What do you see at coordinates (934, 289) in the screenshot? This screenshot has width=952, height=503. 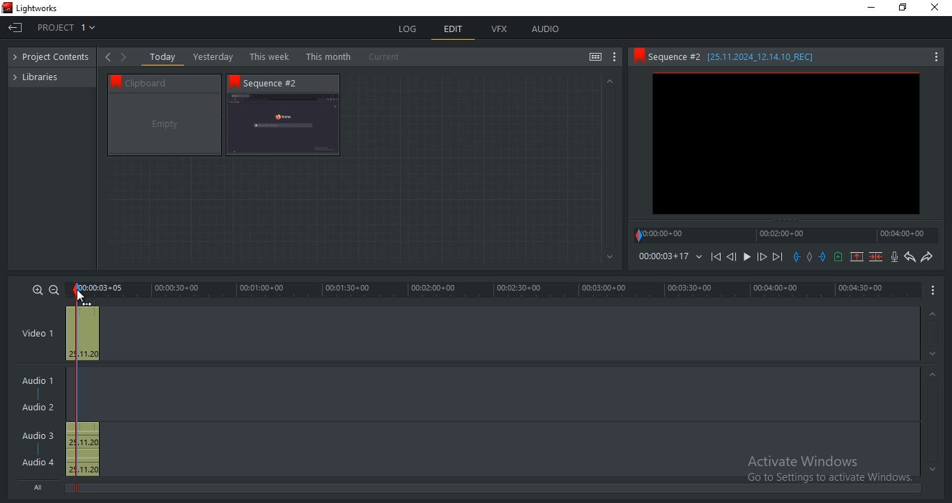 I see `show menu` at bounding box center [934, 289].